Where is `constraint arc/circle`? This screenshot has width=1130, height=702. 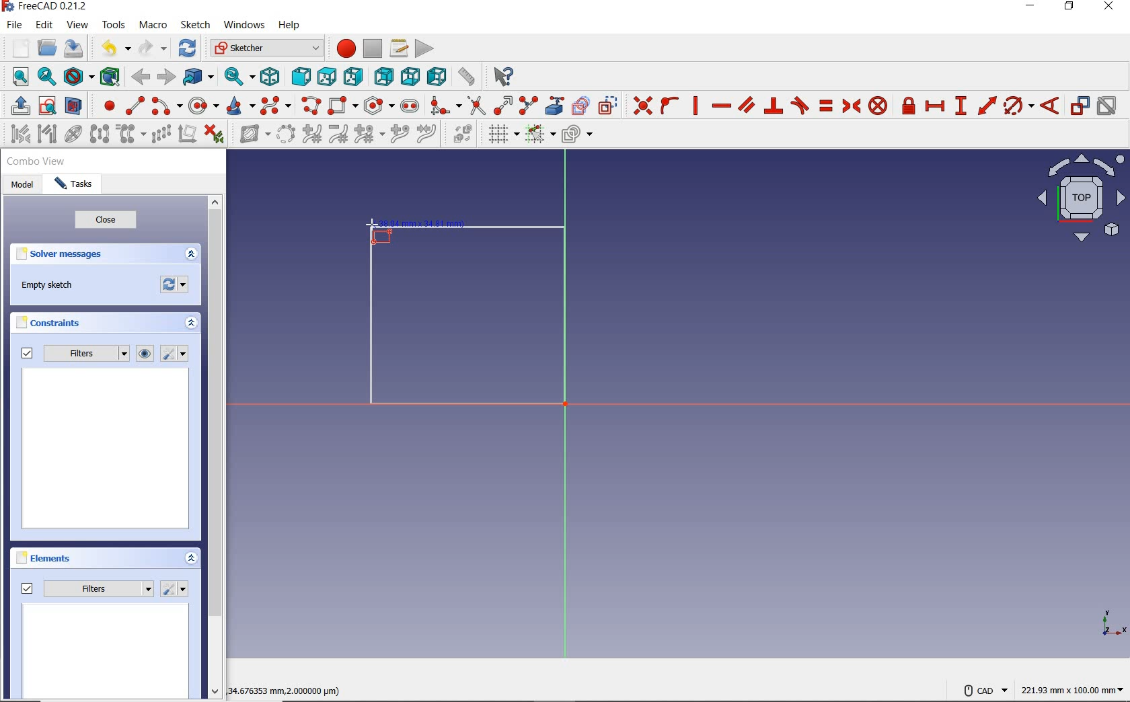
constraint arc/circle is located at coordinates (1019, 106).